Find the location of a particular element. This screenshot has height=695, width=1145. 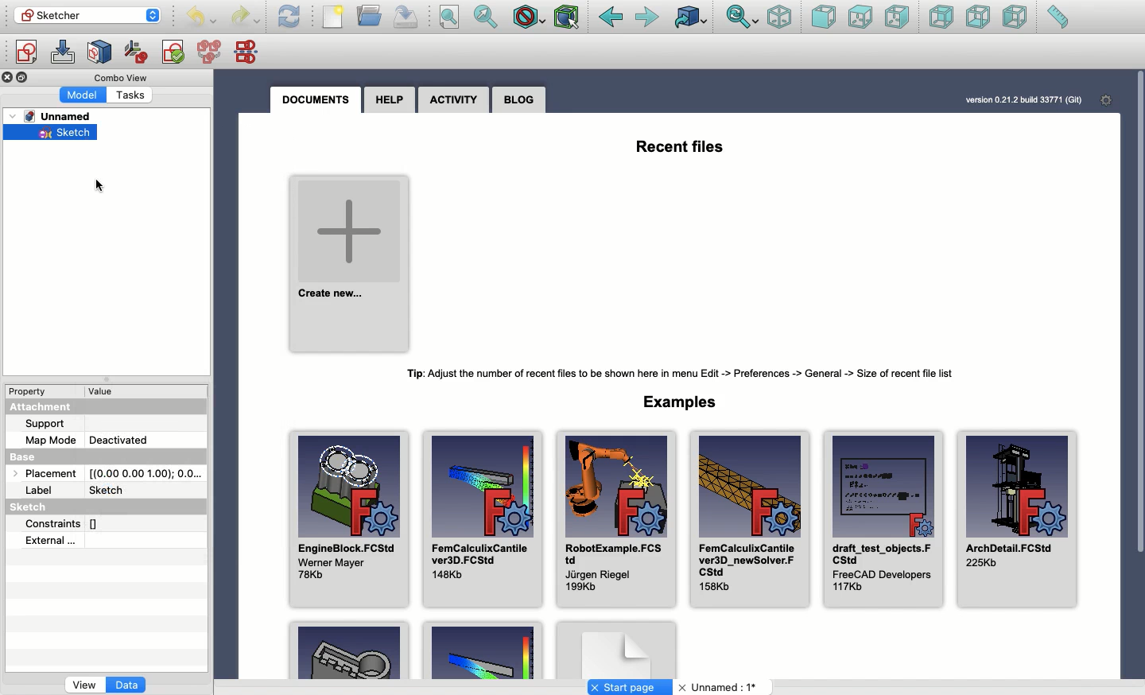

Blog is located at coordinates (520, 99).